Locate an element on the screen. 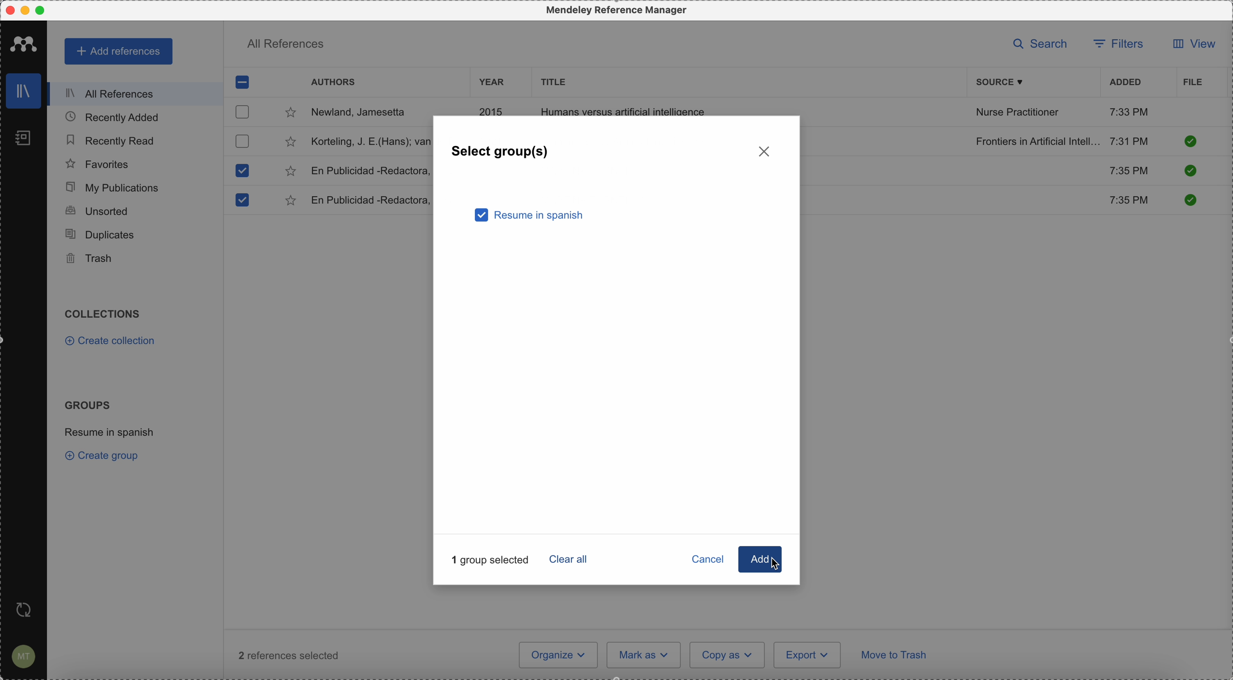 The image size is (1233, 680). authors is located at coordinates (333, 83).